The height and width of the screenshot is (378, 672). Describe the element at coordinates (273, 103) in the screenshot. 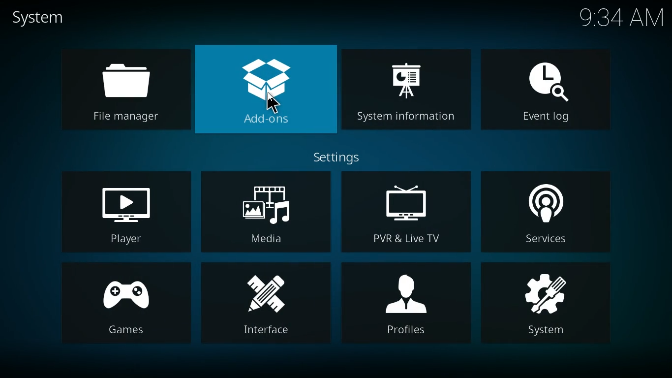

I see `Cursor` at that location.